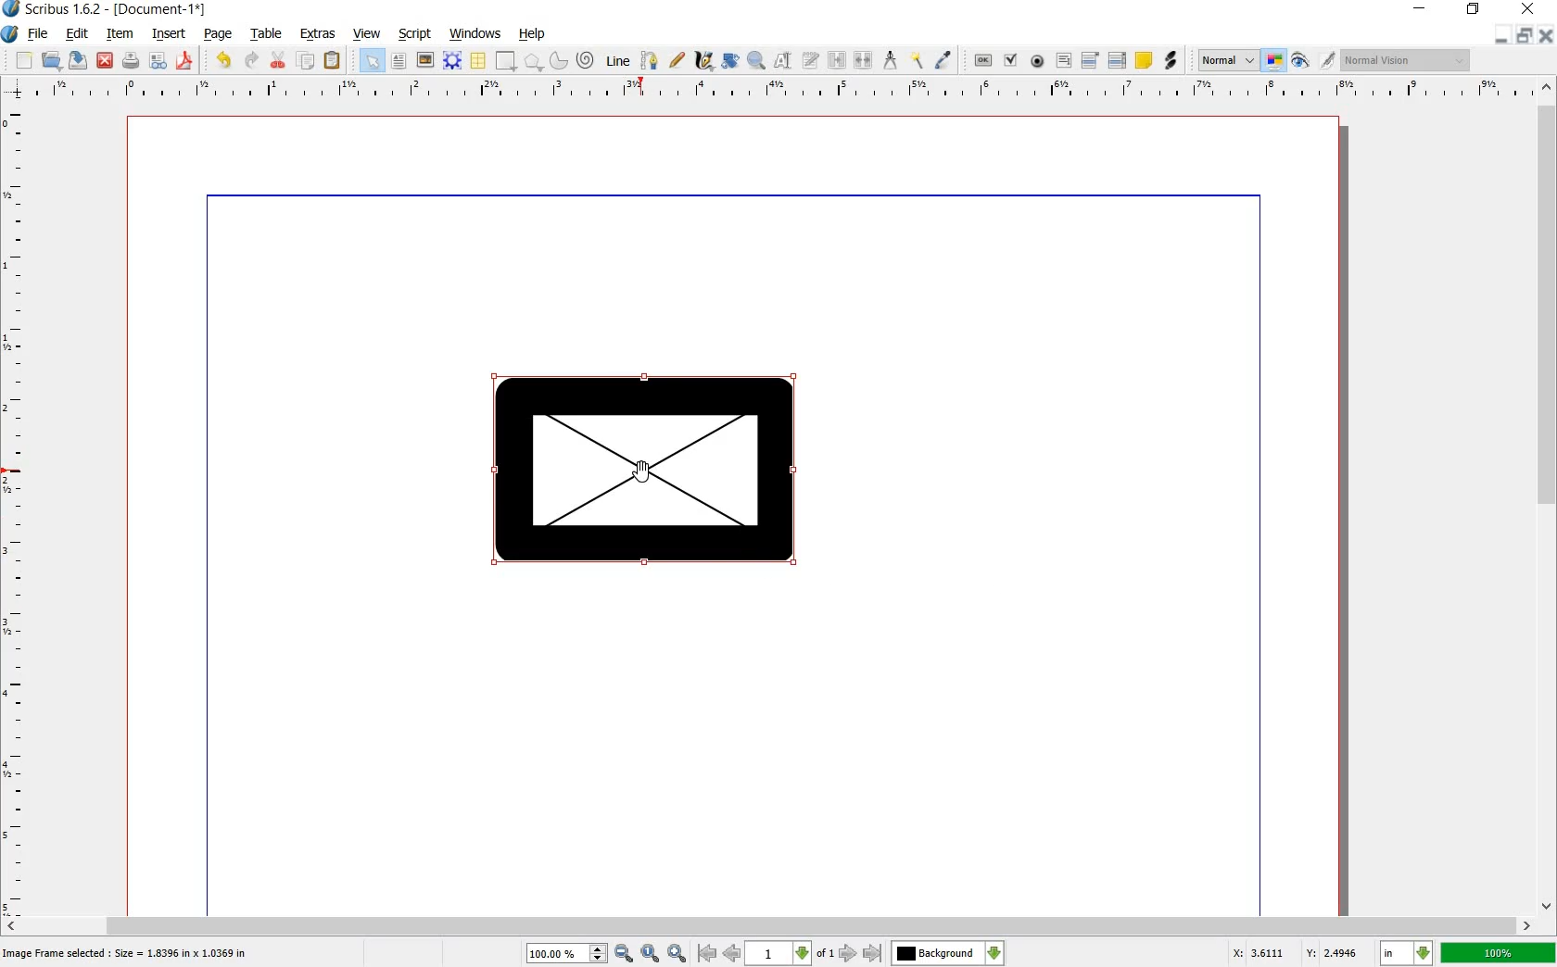  What do you see at coordinates (171, 9) in the screenshot?
I see `-[Document-1*]` at bounding box center [171, 9].